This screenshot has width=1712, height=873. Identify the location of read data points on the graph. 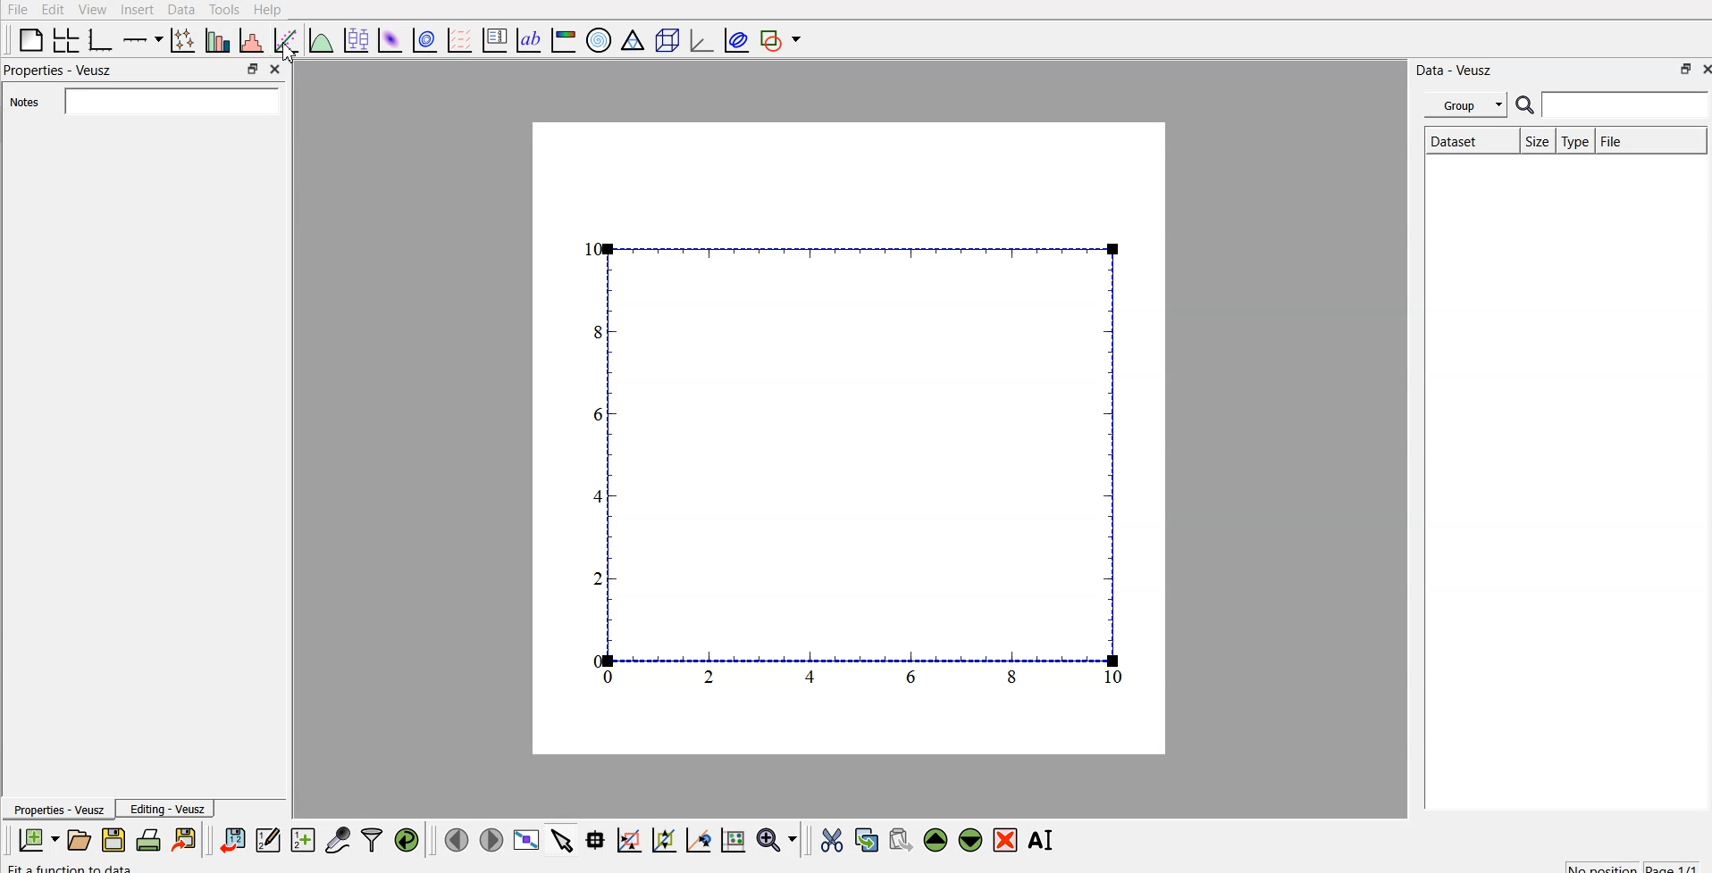
(598, 841).